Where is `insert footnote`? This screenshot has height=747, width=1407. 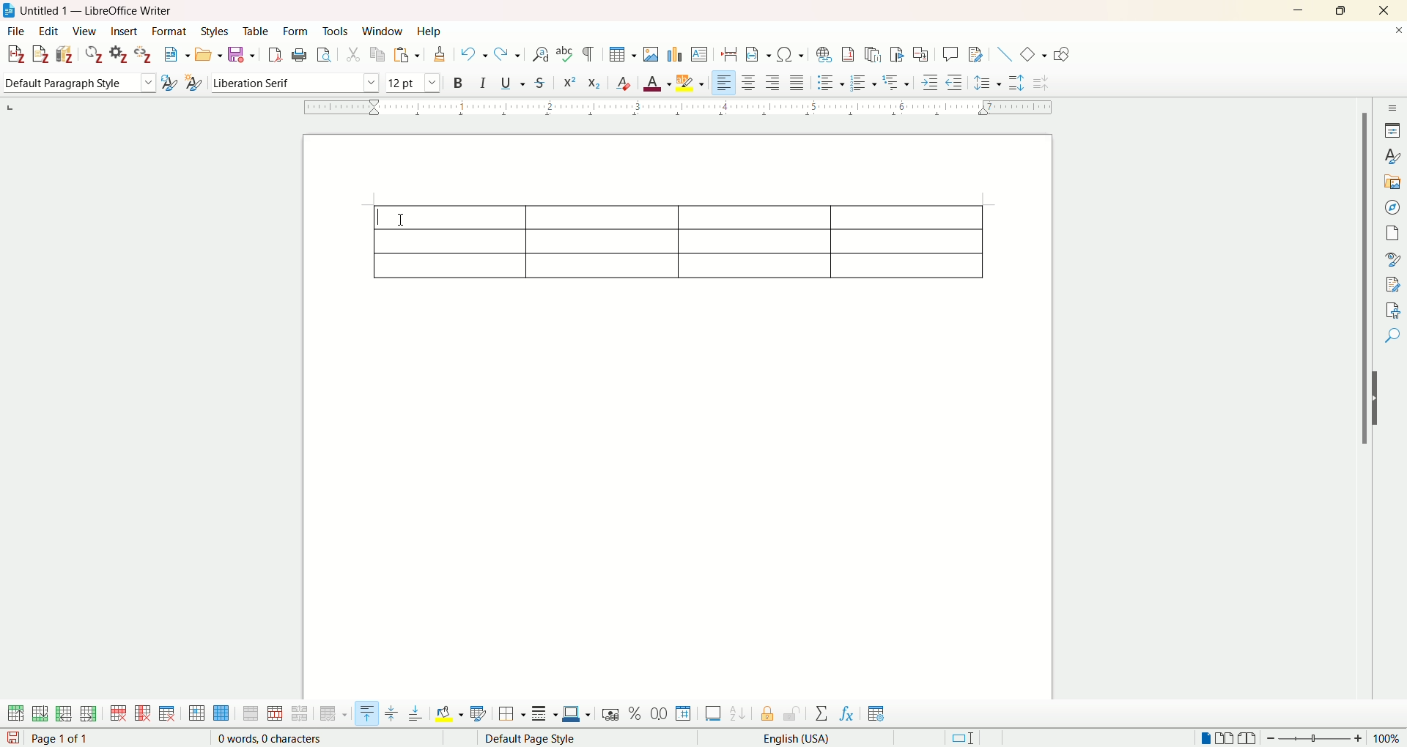 insert footnote is located at coordinates (849, 54).